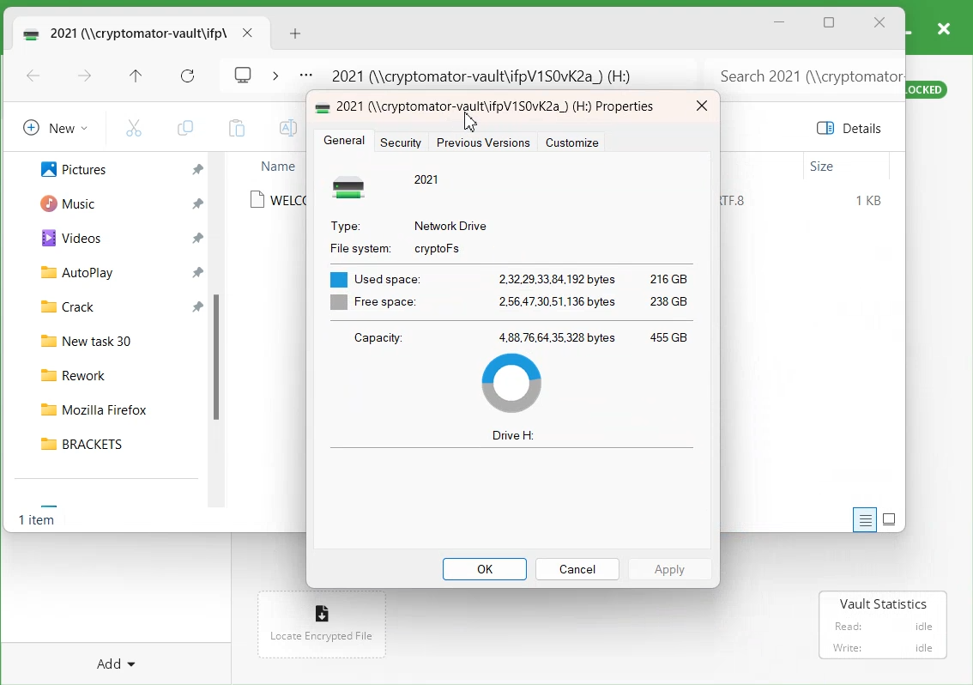 This screenshot has height=685, width=973. Describe the element at coordinates (487, 72) in the screenshot. I see `Path Address` at that location.